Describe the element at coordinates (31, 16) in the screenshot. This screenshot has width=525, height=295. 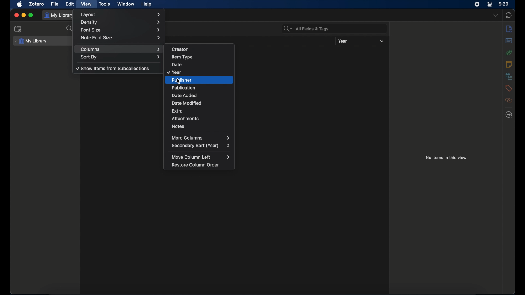
I see `maximize` at that location.